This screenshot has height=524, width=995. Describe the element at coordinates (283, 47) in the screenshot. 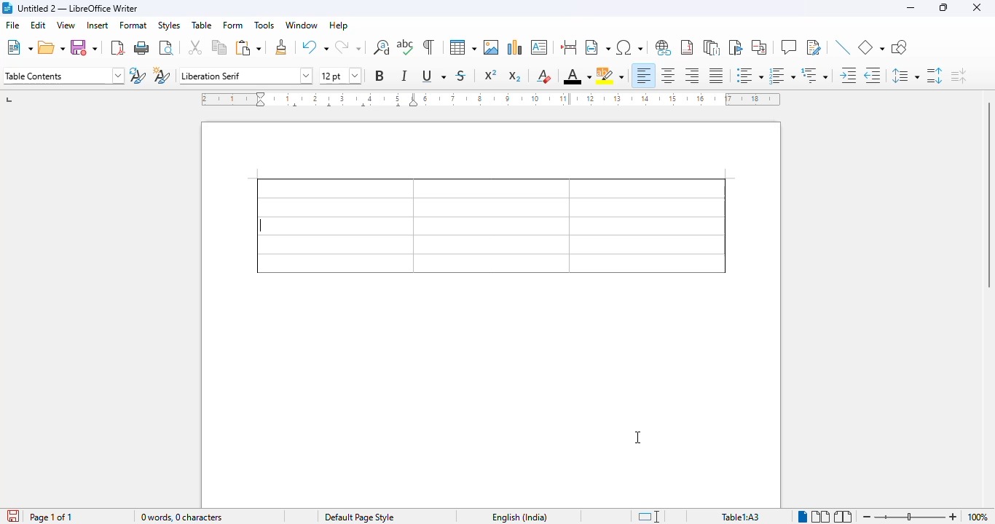

I see `clone formatting` at that location.